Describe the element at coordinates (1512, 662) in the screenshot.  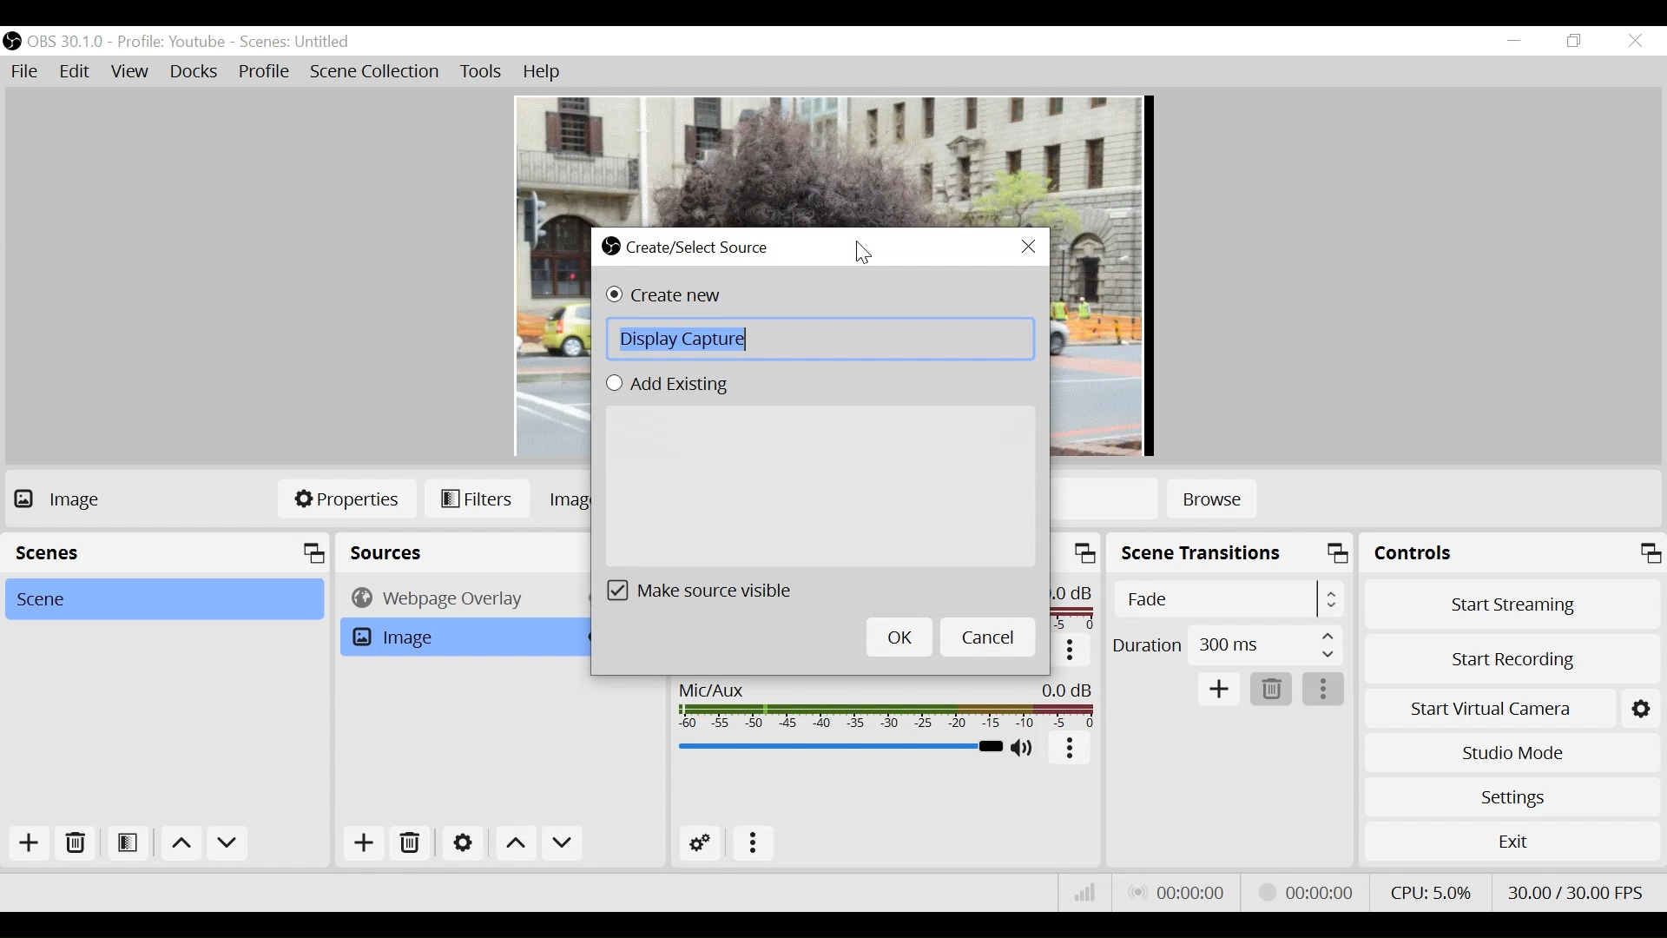
I see `Start Recording` at that location.